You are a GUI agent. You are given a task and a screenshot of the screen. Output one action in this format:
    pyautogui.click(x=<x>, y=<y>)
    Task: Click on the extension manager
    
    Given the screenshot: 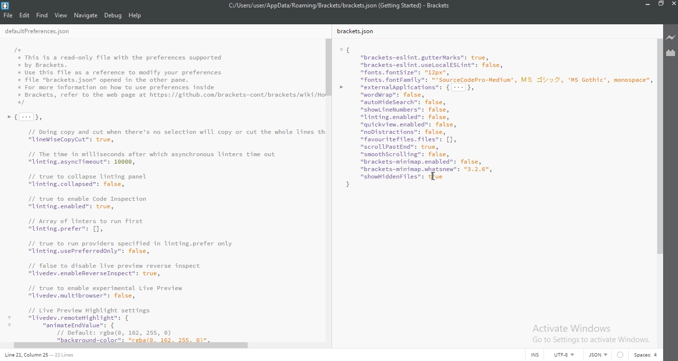 What is the action you would take?
    pyautogui.click(x=671, y=52)
    